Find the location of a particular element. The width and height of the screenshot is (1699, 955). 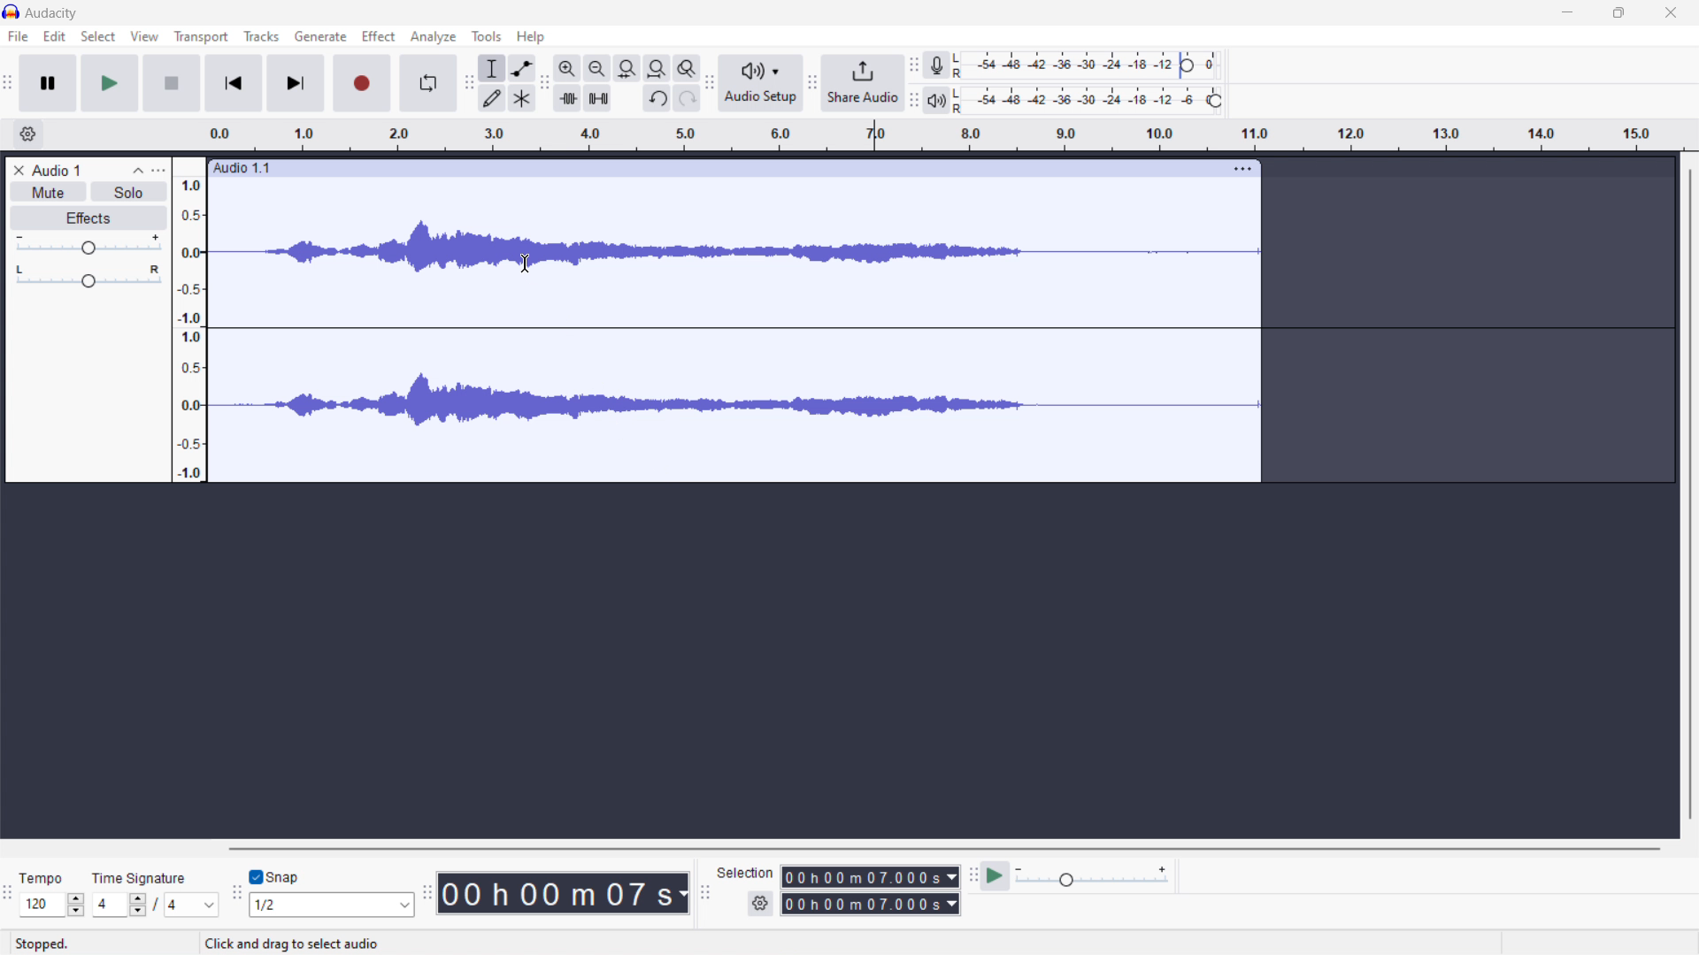

edit toolbar is located at coordinates (544, 84).